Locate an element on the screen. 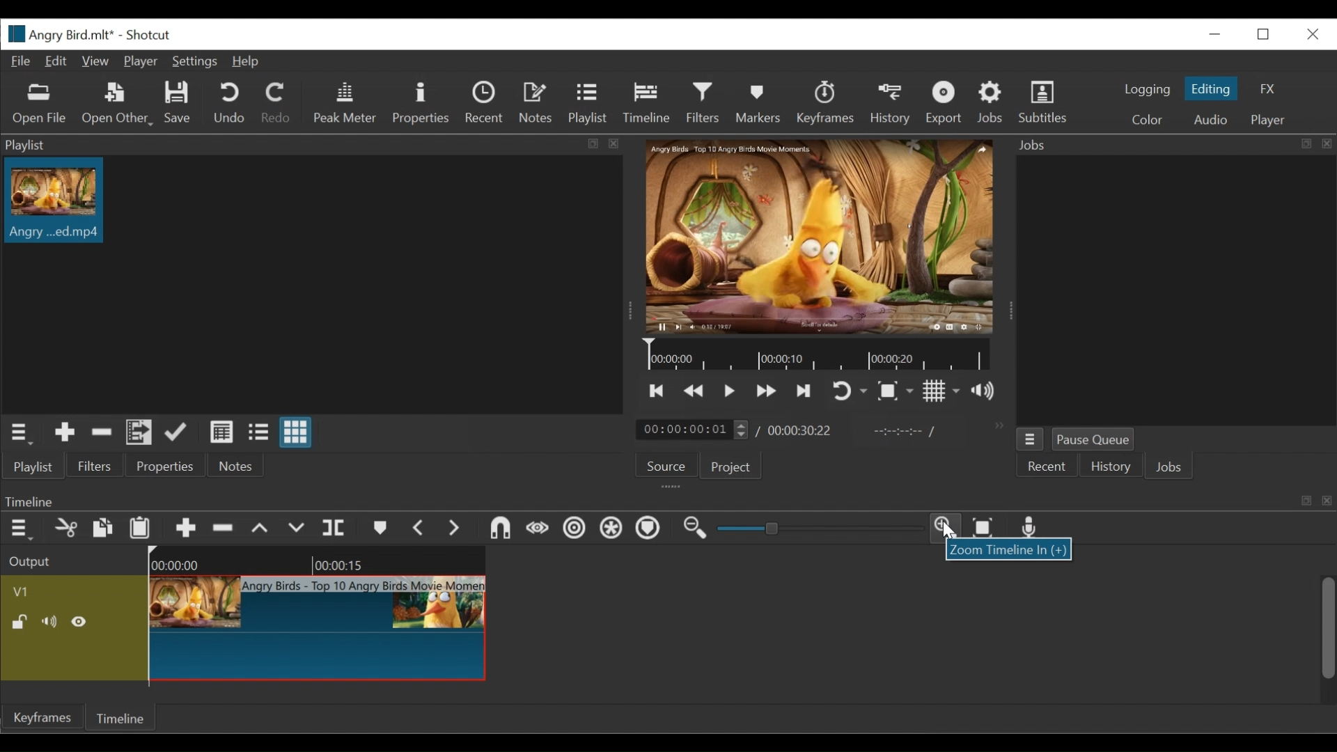 The height and width of the screenshot is (752, 1337). Timeline menu is located at coordinates (22, 529).